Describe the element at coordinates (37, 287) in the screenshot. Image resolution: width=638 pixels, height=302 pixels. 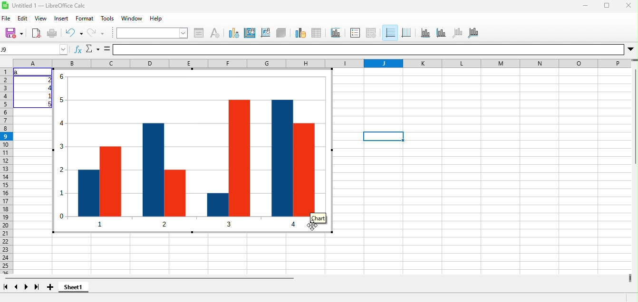
I see `last sheet` at that location.